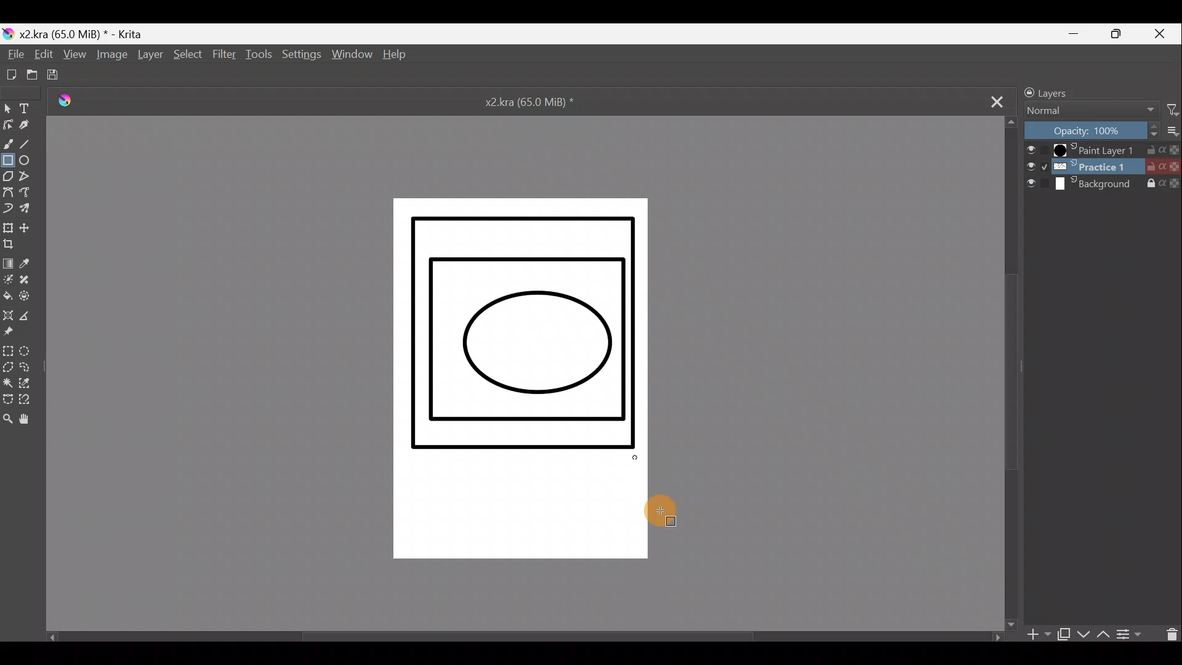 Image resolution: width=1182 pixels, height=665 pixels. What do you see at coordinates (1011, 371) in the screenshot?
I see `Scroll bar` at bounding box center [1011, 371].